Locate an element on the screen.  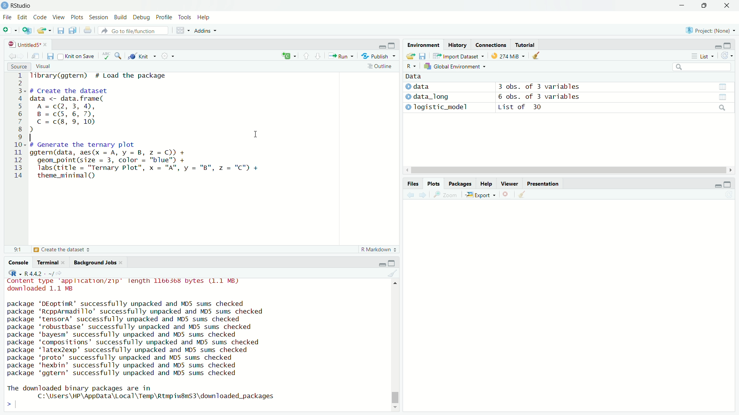
clear is located at coordinates (540, 57).